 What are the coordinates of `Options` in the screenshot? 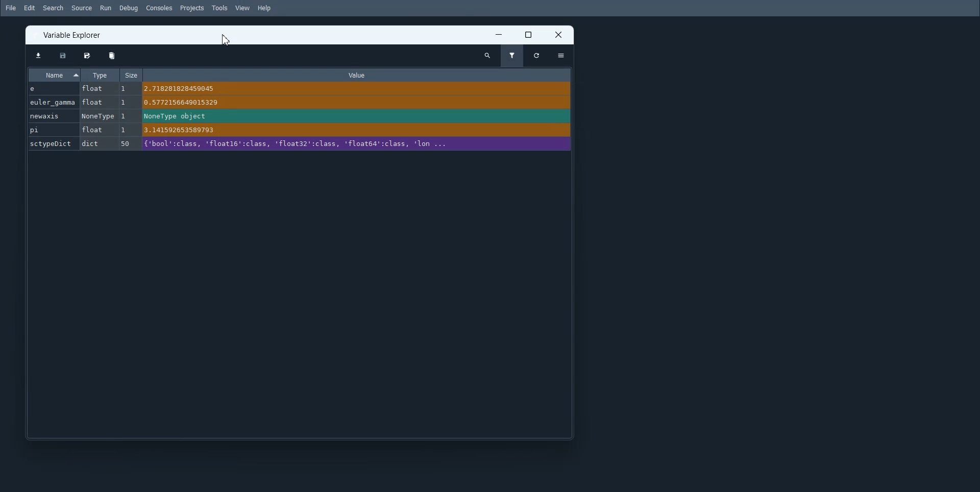 It's located at (561, 56).